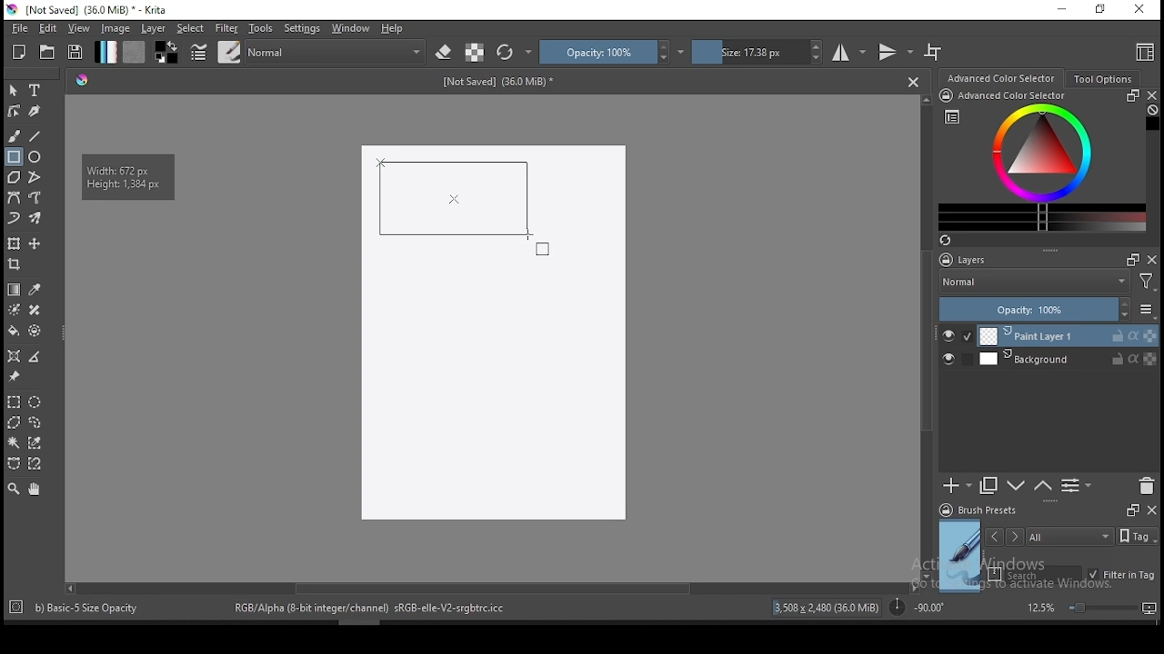 Image resolution: width=1164 pixels, height=654 pixels. I want to click on contiguous selection tool, so click(15, 444).